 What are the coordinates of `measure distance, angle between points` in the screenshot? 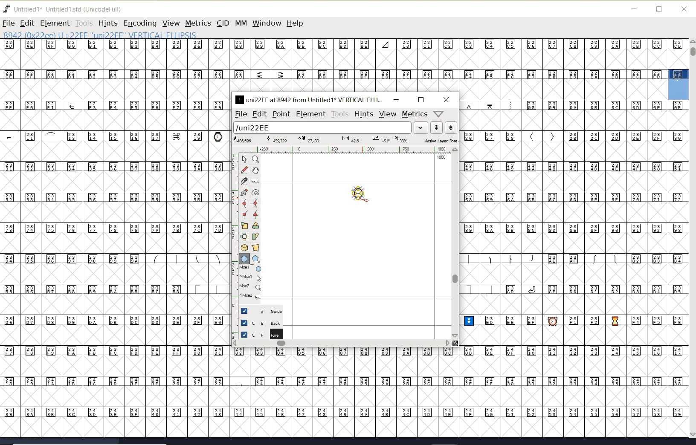 It's located at (256, 181).